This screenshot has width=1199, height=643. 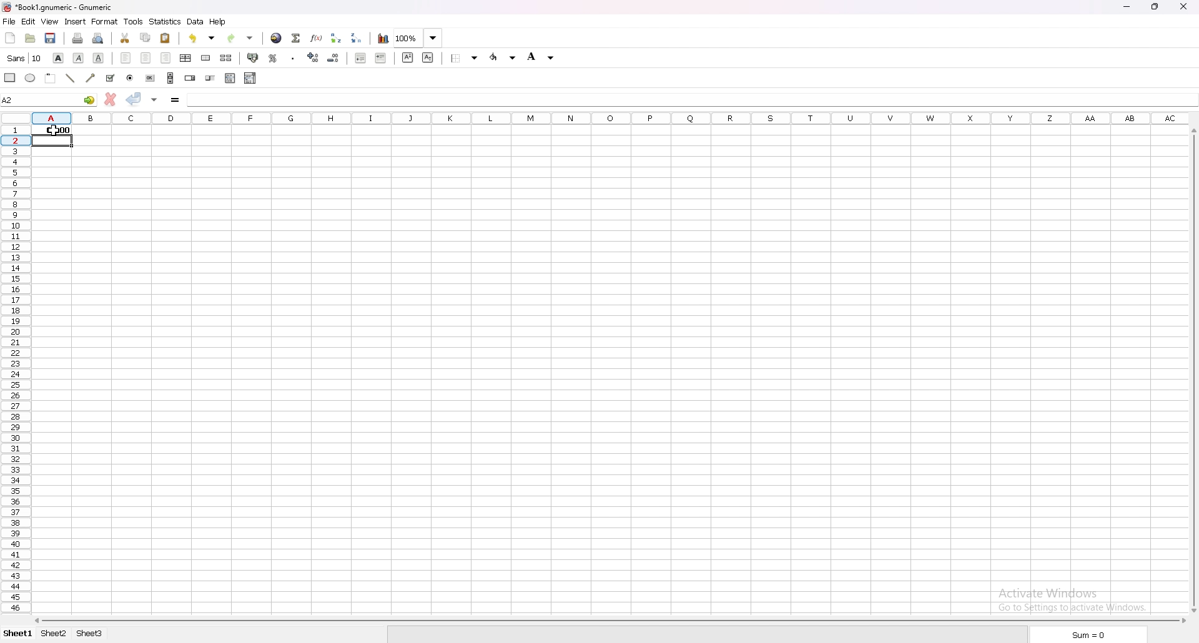 I want to click on line, so click(x=71, y=78).